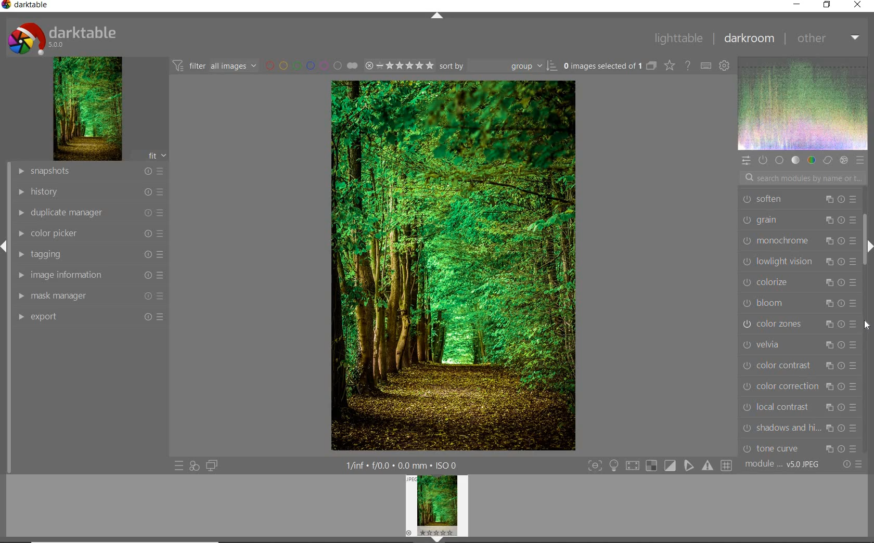 The image size is (874, 543). Describe the element at coordinates (853, 464) in the screenshot. I see `RESET OR PRESET & PREFERENCE` at that location.